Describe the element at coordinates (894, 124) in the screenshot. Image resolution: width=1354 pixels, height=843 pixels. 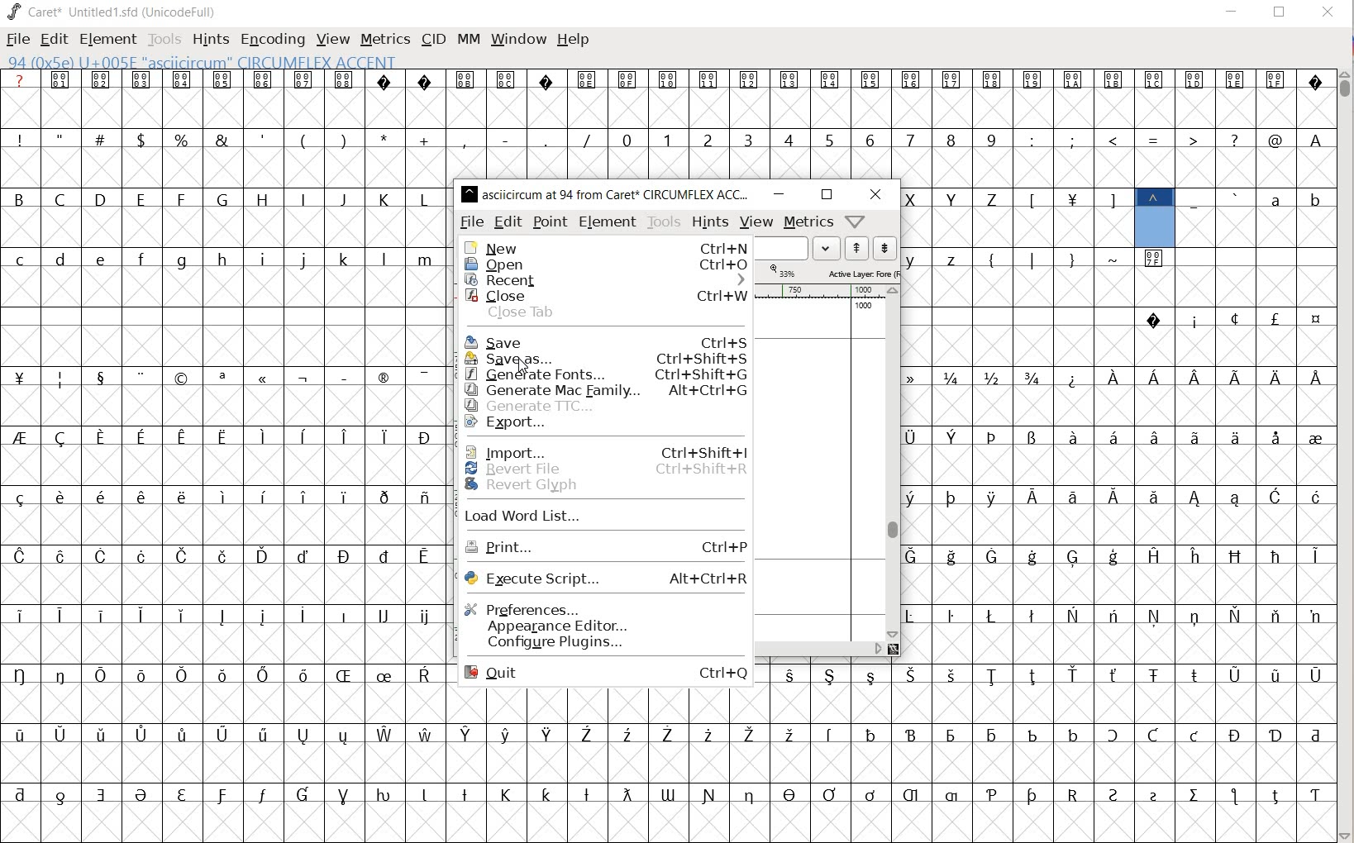
I see `glyph characters` at that location.